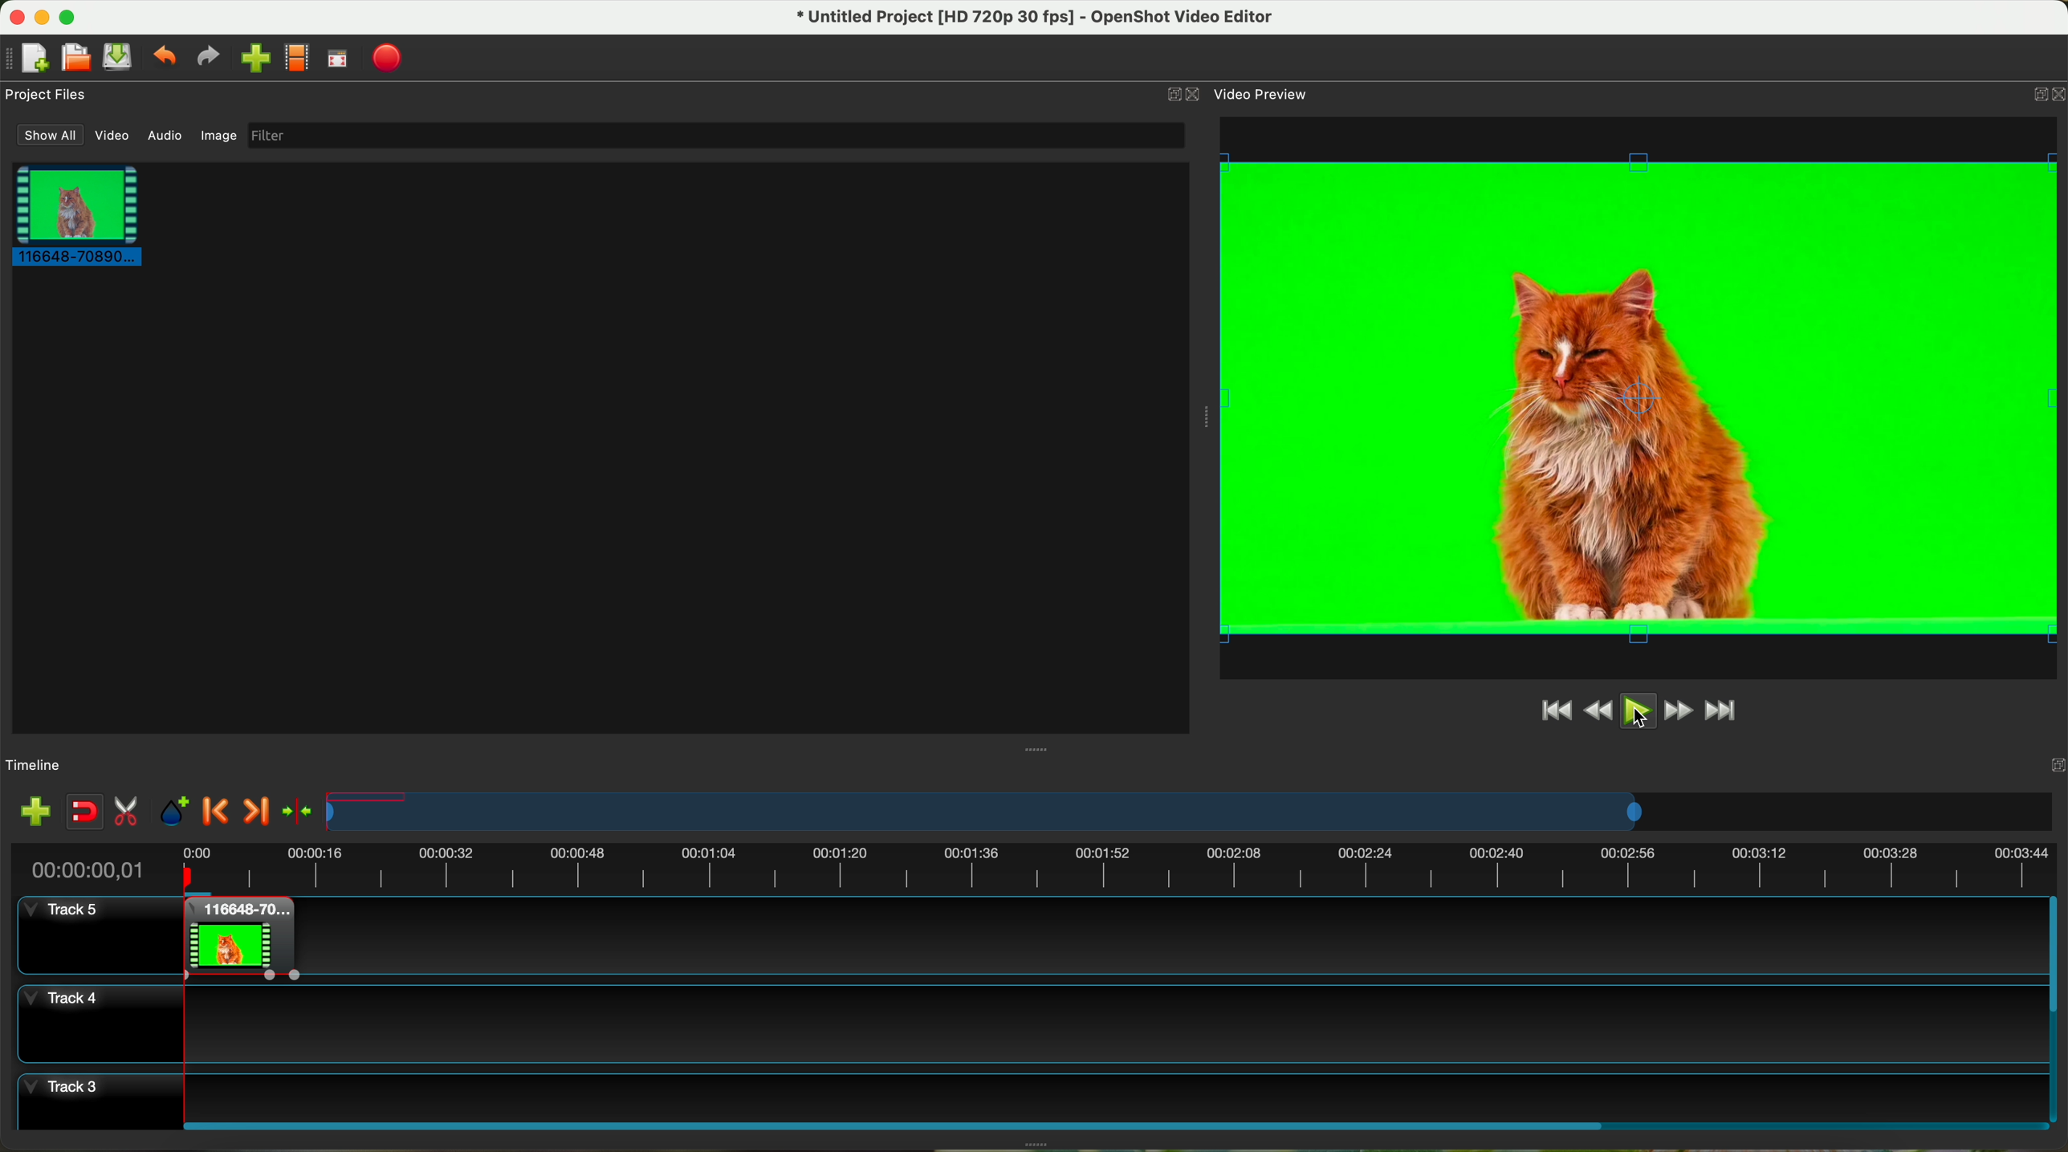  What do you see at coordinates (166, 136) in the screenshot?
I see `audio` at bounding box center [166, 136].